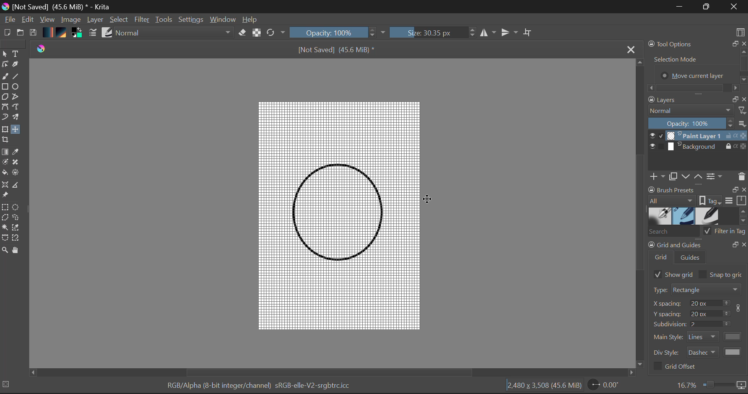 This screenshot has height=394, width=748. I want to click on Gradient Fill, so click(5, 151).